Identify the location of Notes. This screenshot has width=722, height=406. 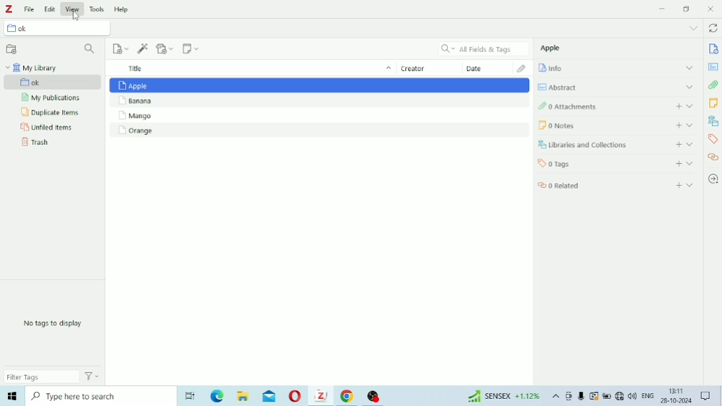
(715, 104).